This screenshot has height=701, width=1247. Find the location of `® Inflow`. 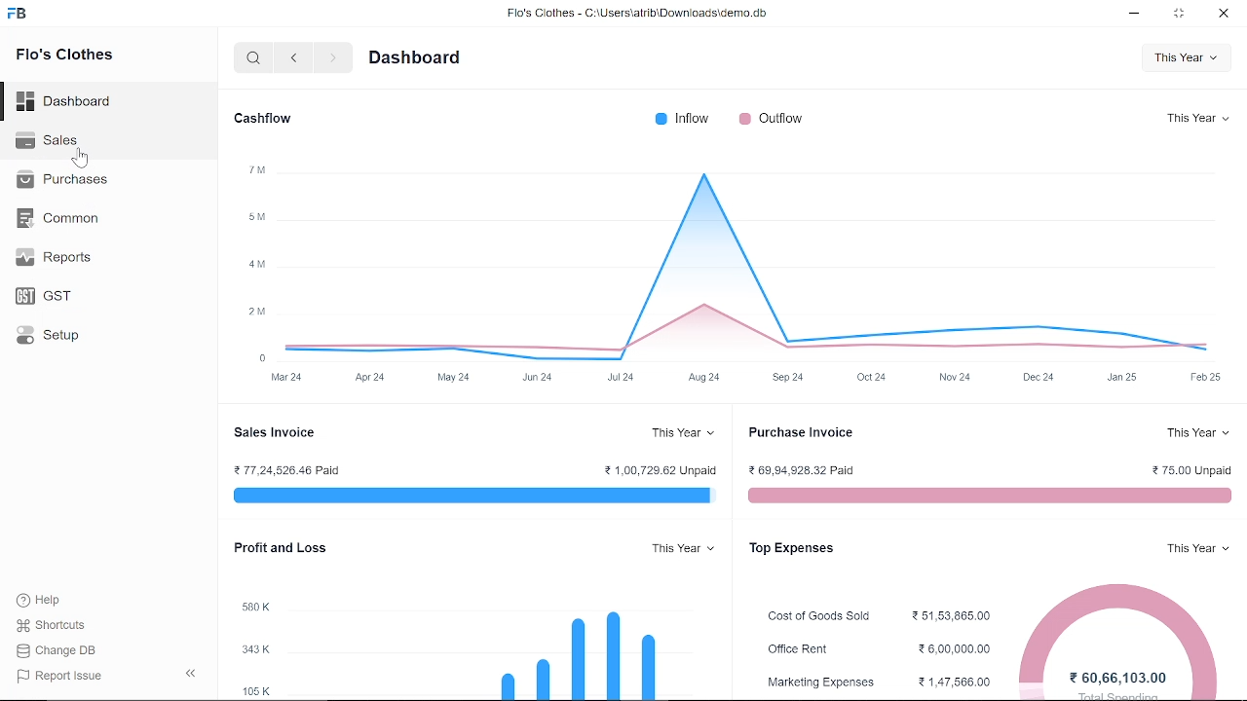

® Inflow is located at coordinates (677, 119).